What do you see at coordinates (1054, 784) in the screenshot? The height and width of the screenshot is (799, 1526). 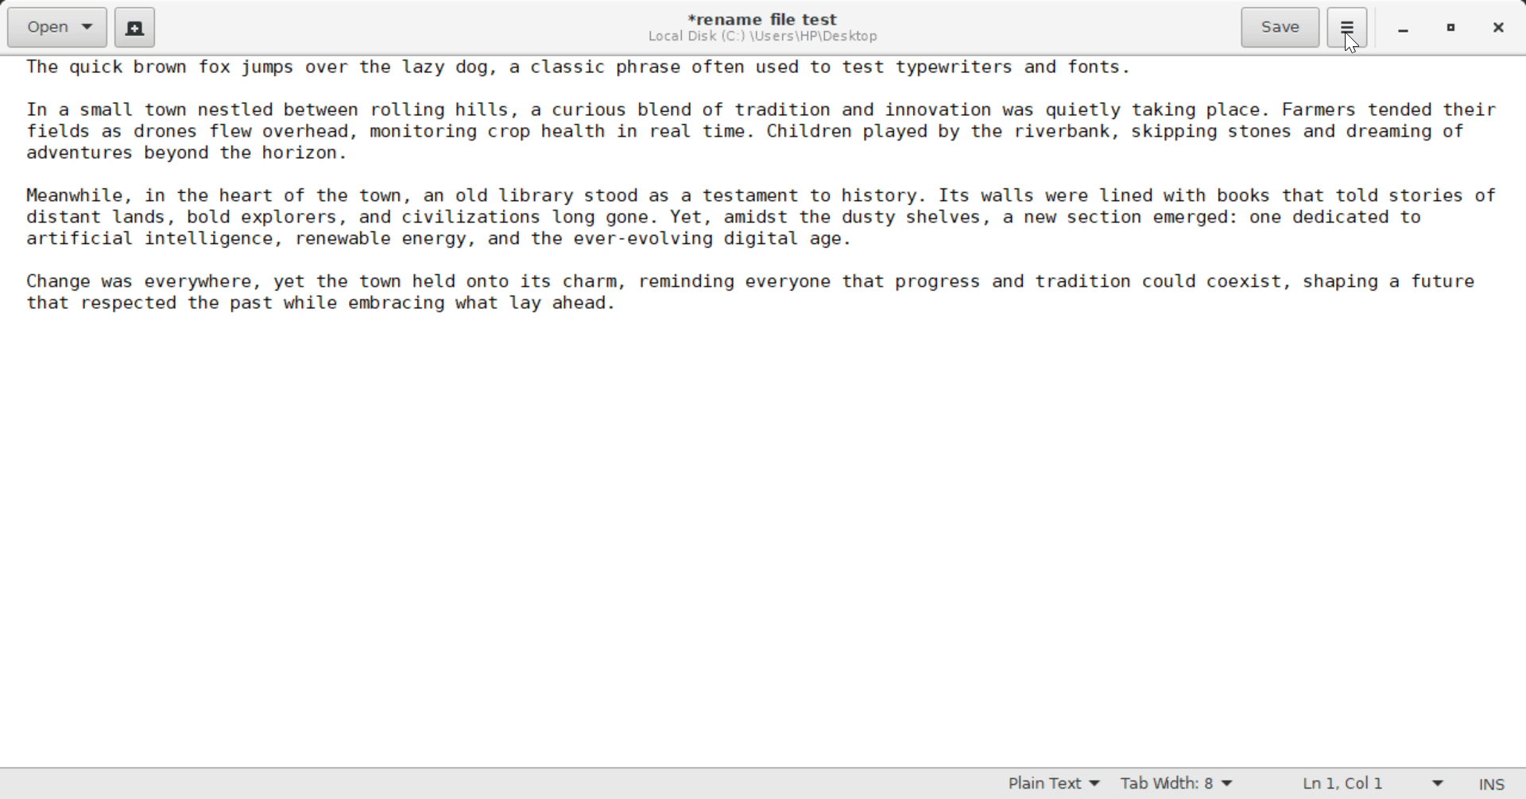 I see `Selected Language` at bounding box center [1054, 784].